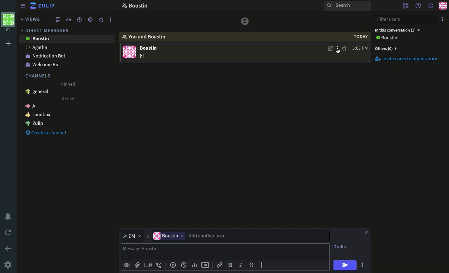 The image size is (449, 273). I want to click on Time, so click(79, 19).